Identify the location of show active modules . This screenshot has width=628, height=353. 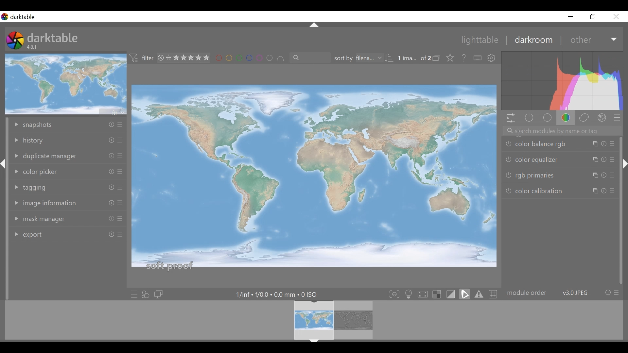
(529, 118).